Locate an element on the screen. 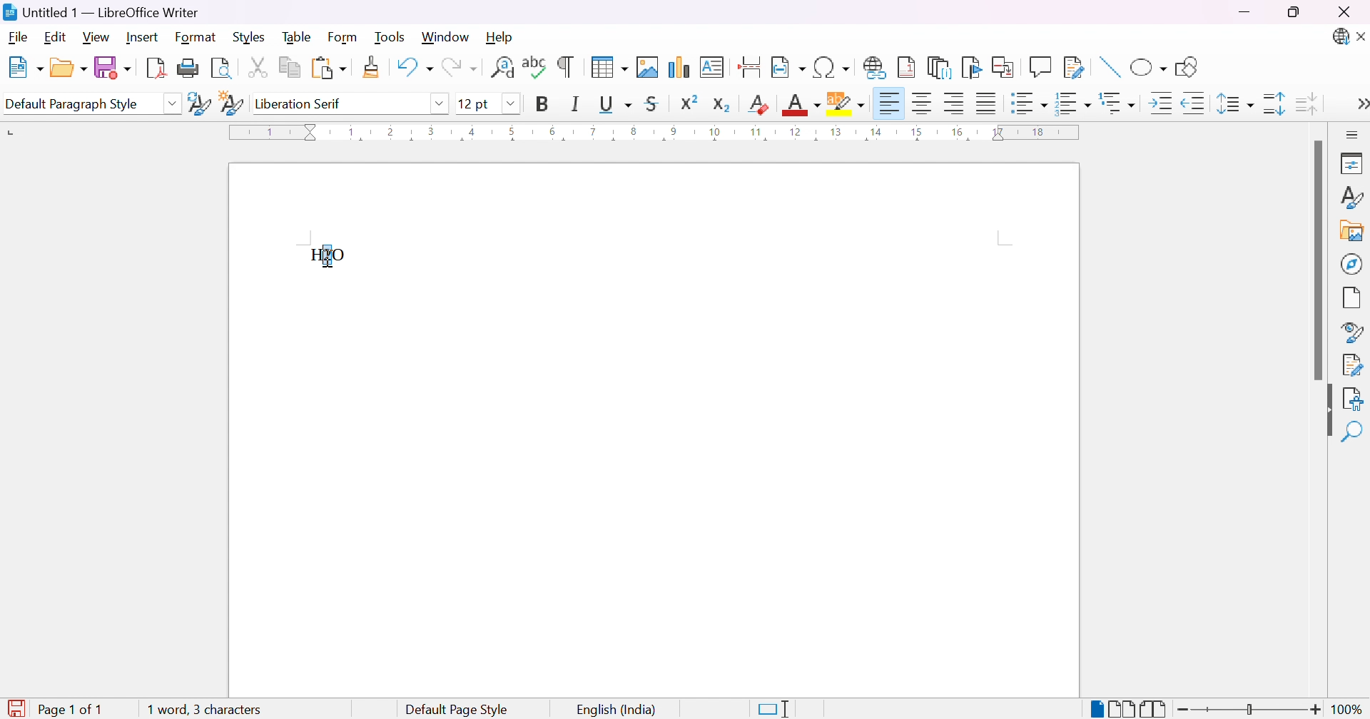 The height and width of the screenshot is (719, 1370). Basic shapes is located at coordinates (1148, 70).